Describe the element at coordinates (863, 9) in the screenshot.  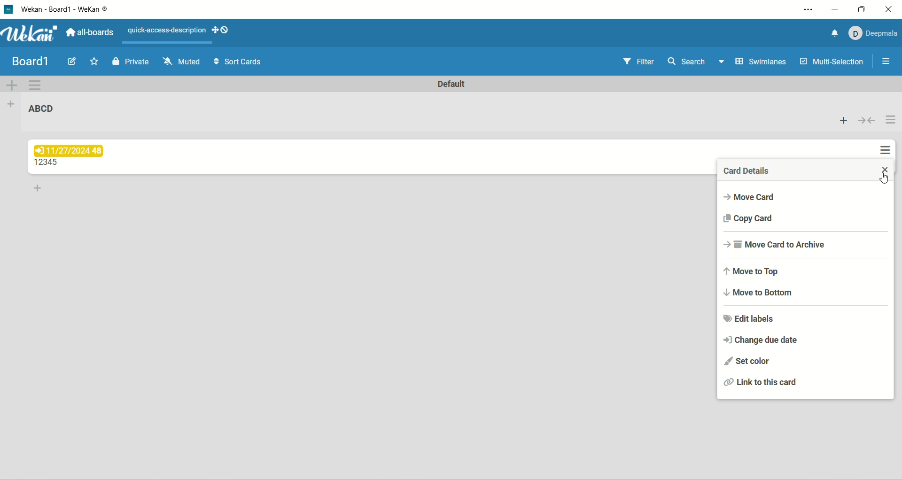
I see `maximize` at that location.